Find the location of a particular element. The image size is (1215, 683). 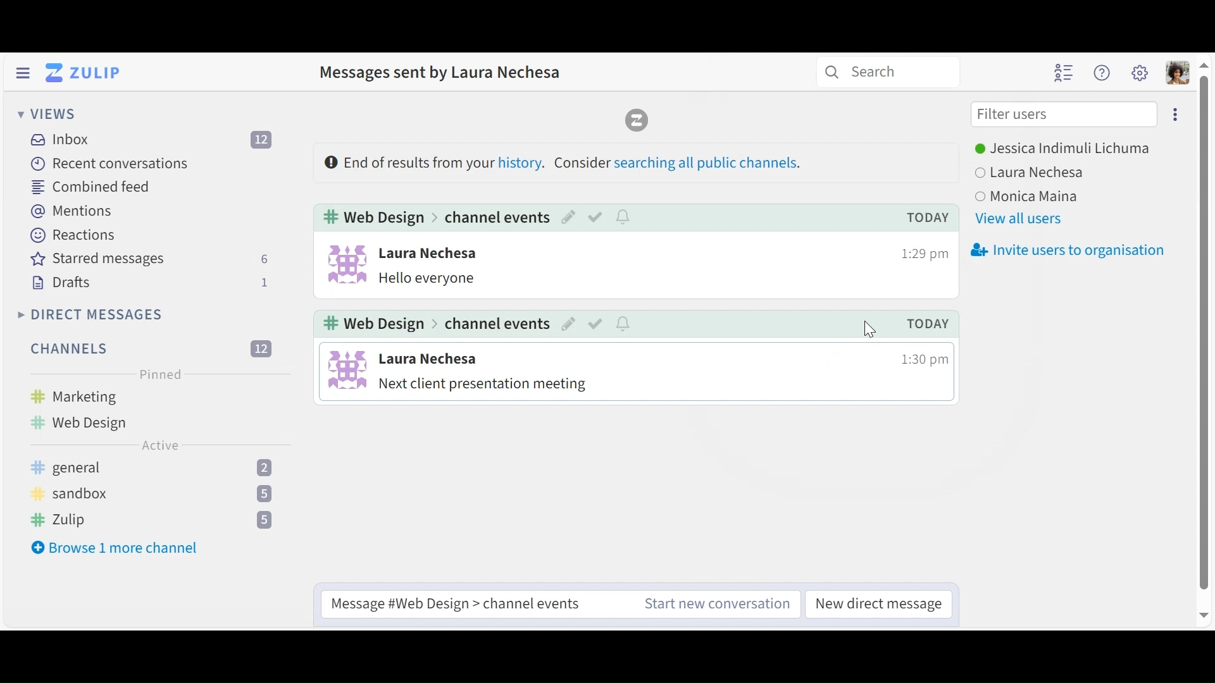

user 2 is located at coordinates (1035, 171).